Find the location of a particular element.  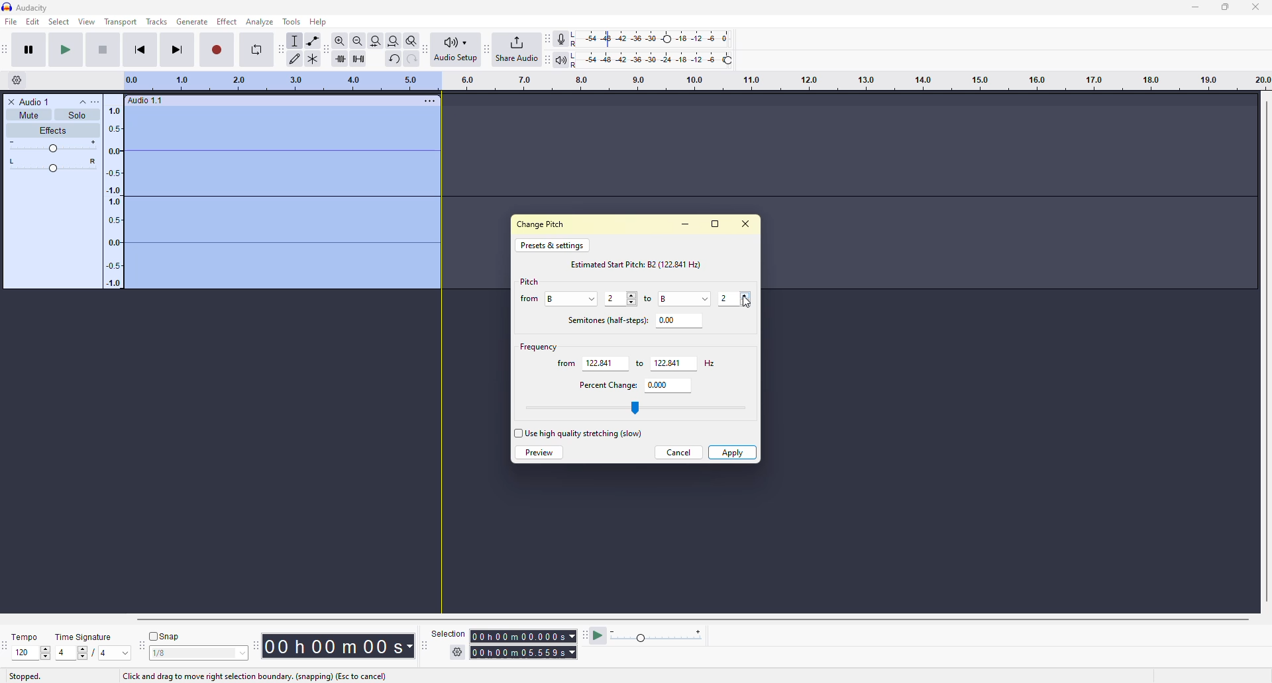

snap is located at coordinates (166, 636).